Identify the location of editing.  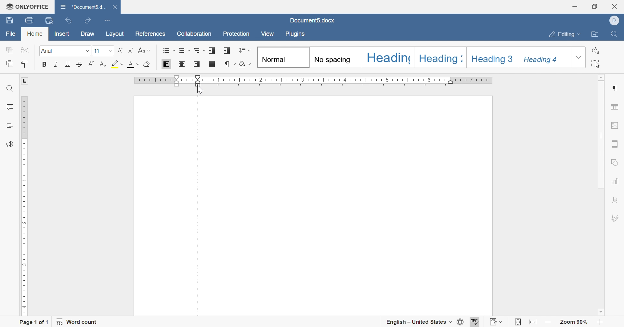
(565, 34).